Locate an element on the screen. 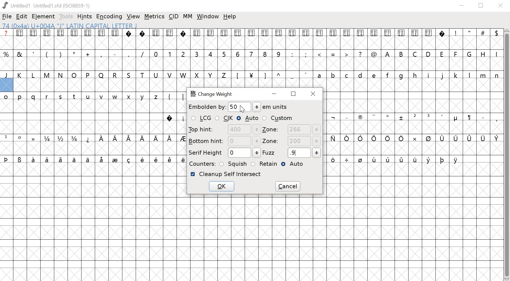  AUTO is located at coordinates (248, 118).